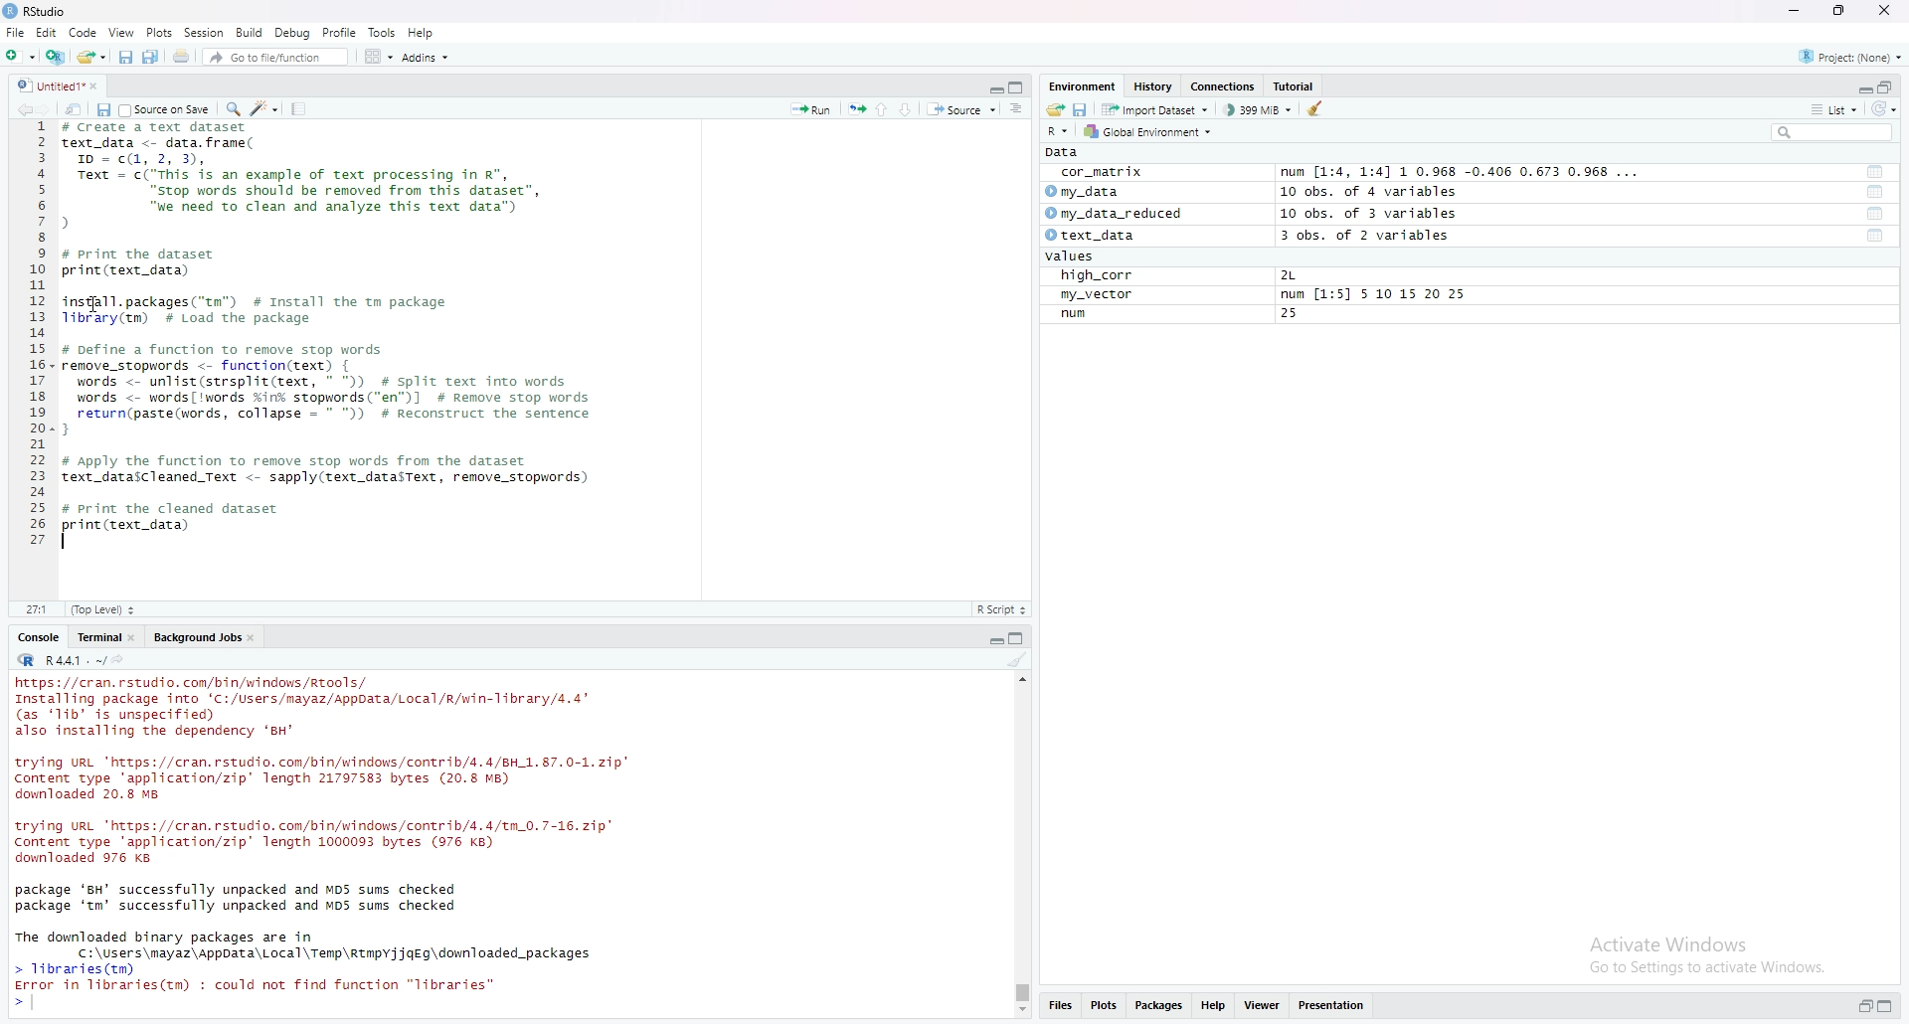 The image size is (1909, 1024). Describe the element at coordinates (166, 109) in the screenshot. I see `source on save` at that location.